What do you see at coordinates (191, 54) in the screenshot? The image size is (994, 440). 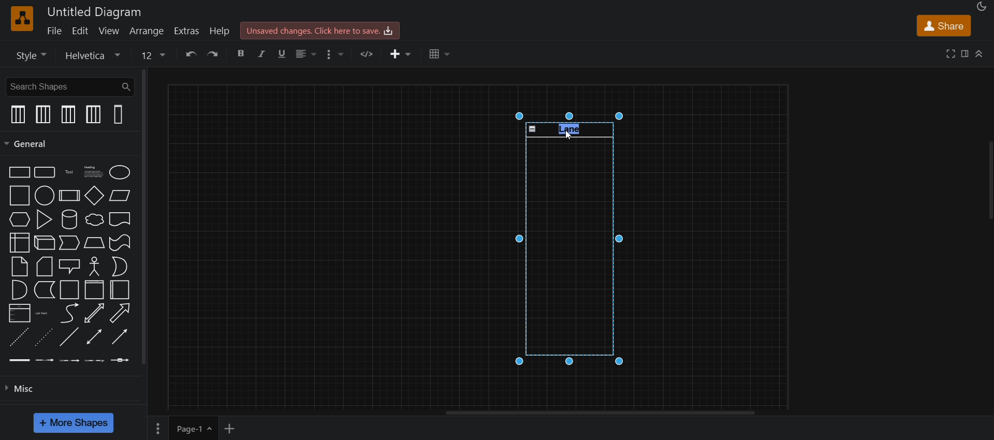 I see `undo` at bounding box center [191, 54].